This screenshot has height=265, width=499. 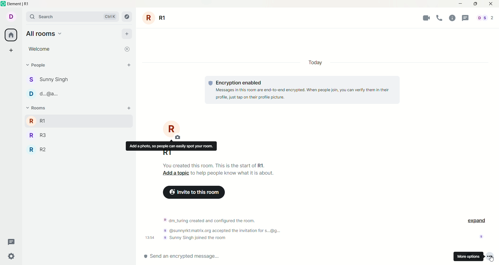 I want to click on R3 room, so click(x=38, y=135).